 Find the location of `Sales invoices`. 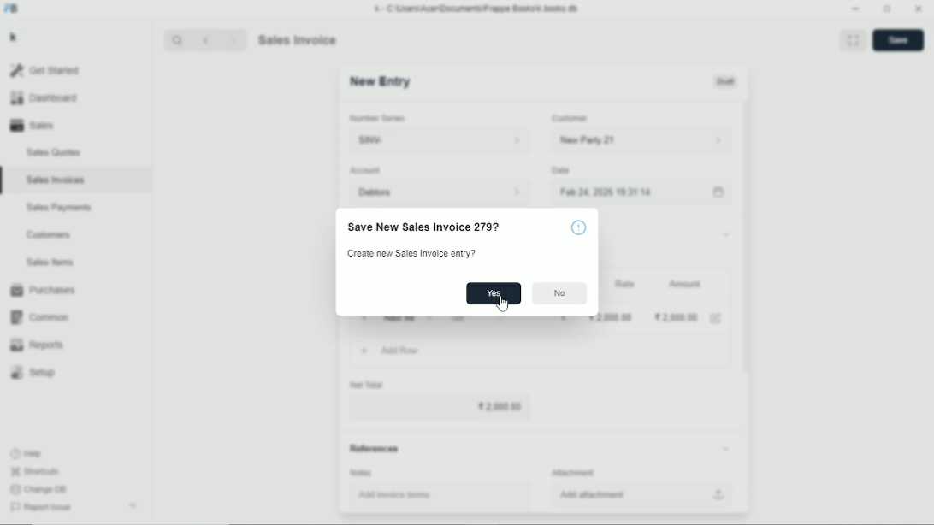

Sales invoices is located at coordinates (55, 180).